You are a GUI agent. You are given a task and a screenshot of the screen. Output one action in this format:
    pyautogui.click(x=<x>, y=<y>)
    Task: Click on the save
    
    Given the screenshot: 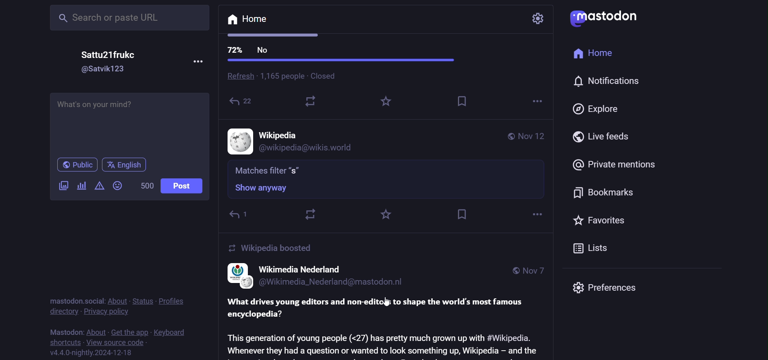 What is the action you would take?
    pyautogui.click(x=463, y=101)
    